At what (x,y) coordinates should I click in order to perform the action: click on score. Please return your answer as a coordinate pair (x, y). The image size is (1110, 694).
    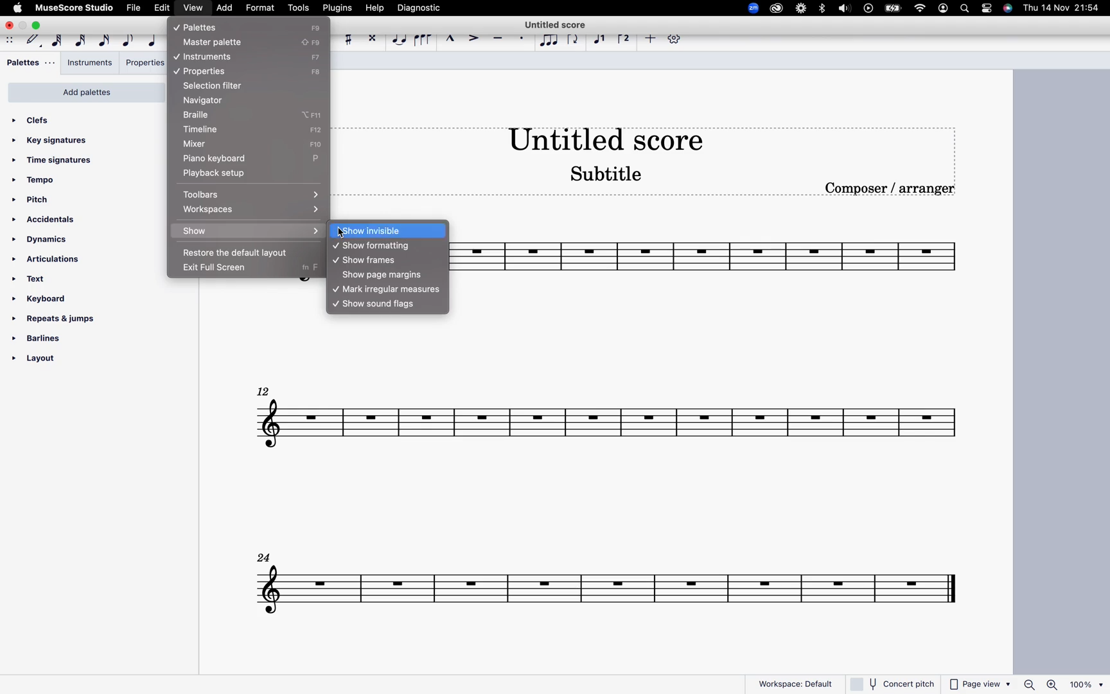
    Looking at the image, I should click on (606, 582).